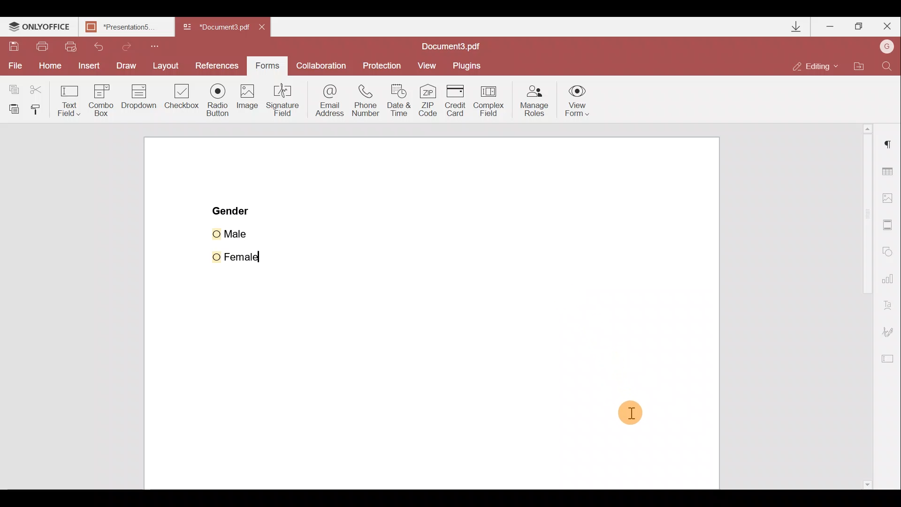 This screenshot has height=507, width=901. Describe the element at coordinates (103, 46) in the screenshot. I see `Undo` at that location.